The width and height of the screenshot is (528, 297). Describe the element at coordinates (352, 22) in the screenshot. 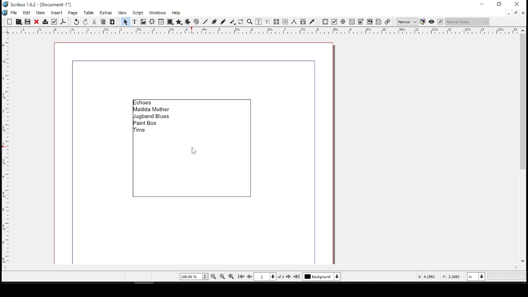

I see `pdf text field` at that location.